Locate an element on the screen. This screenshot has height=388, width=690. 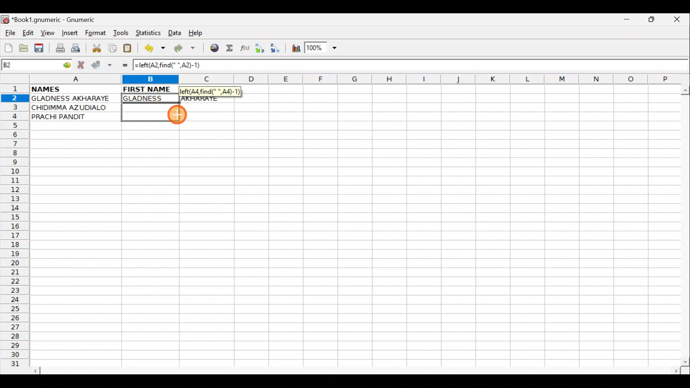
PRACHI PANDIT is located at coordinates (71, 117).